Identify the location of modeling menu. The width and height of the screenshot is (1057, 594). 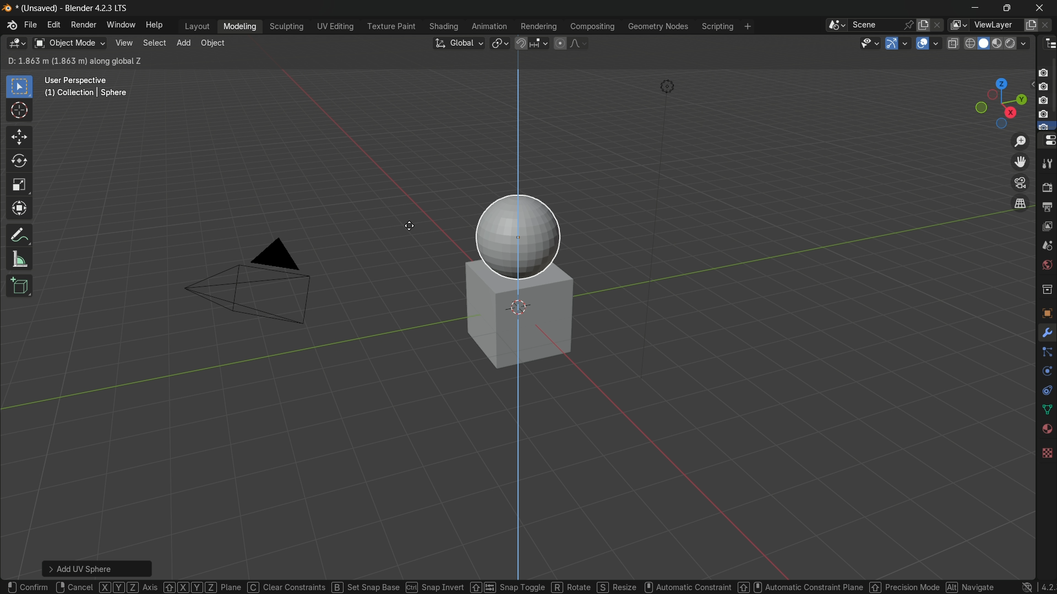
(241, 26).